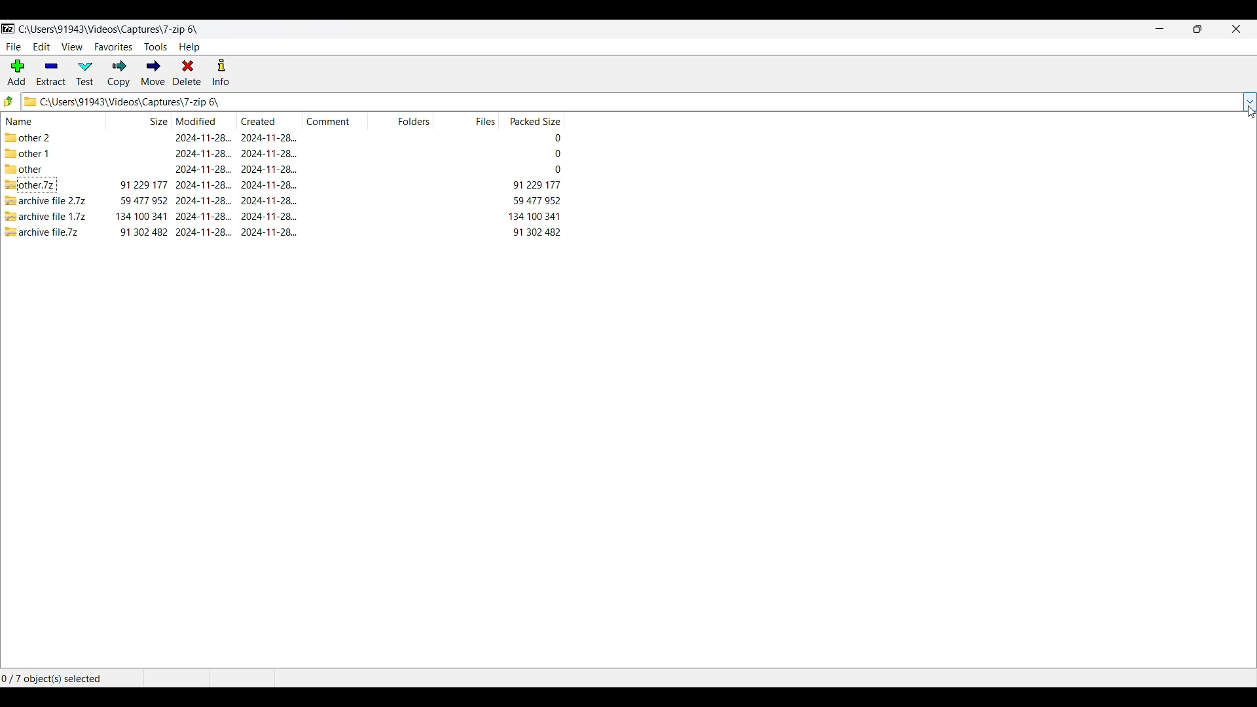  What do you see at coordinates (187, 72) in the screenshot?
I see `Delete` at bounding box center [187, 72].